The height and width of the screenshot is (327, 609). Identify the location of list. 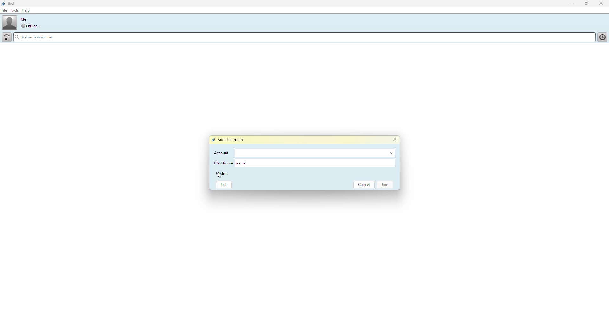
(223, 184).